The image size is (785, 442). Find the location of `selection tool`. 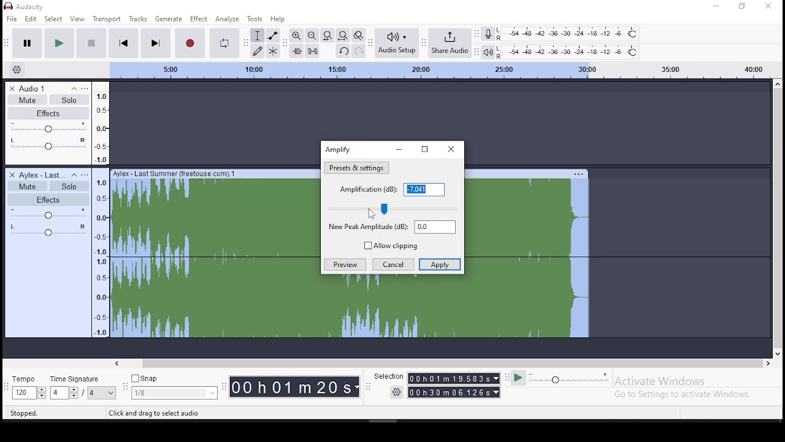

selection tool is located at coordinates (257, 36).